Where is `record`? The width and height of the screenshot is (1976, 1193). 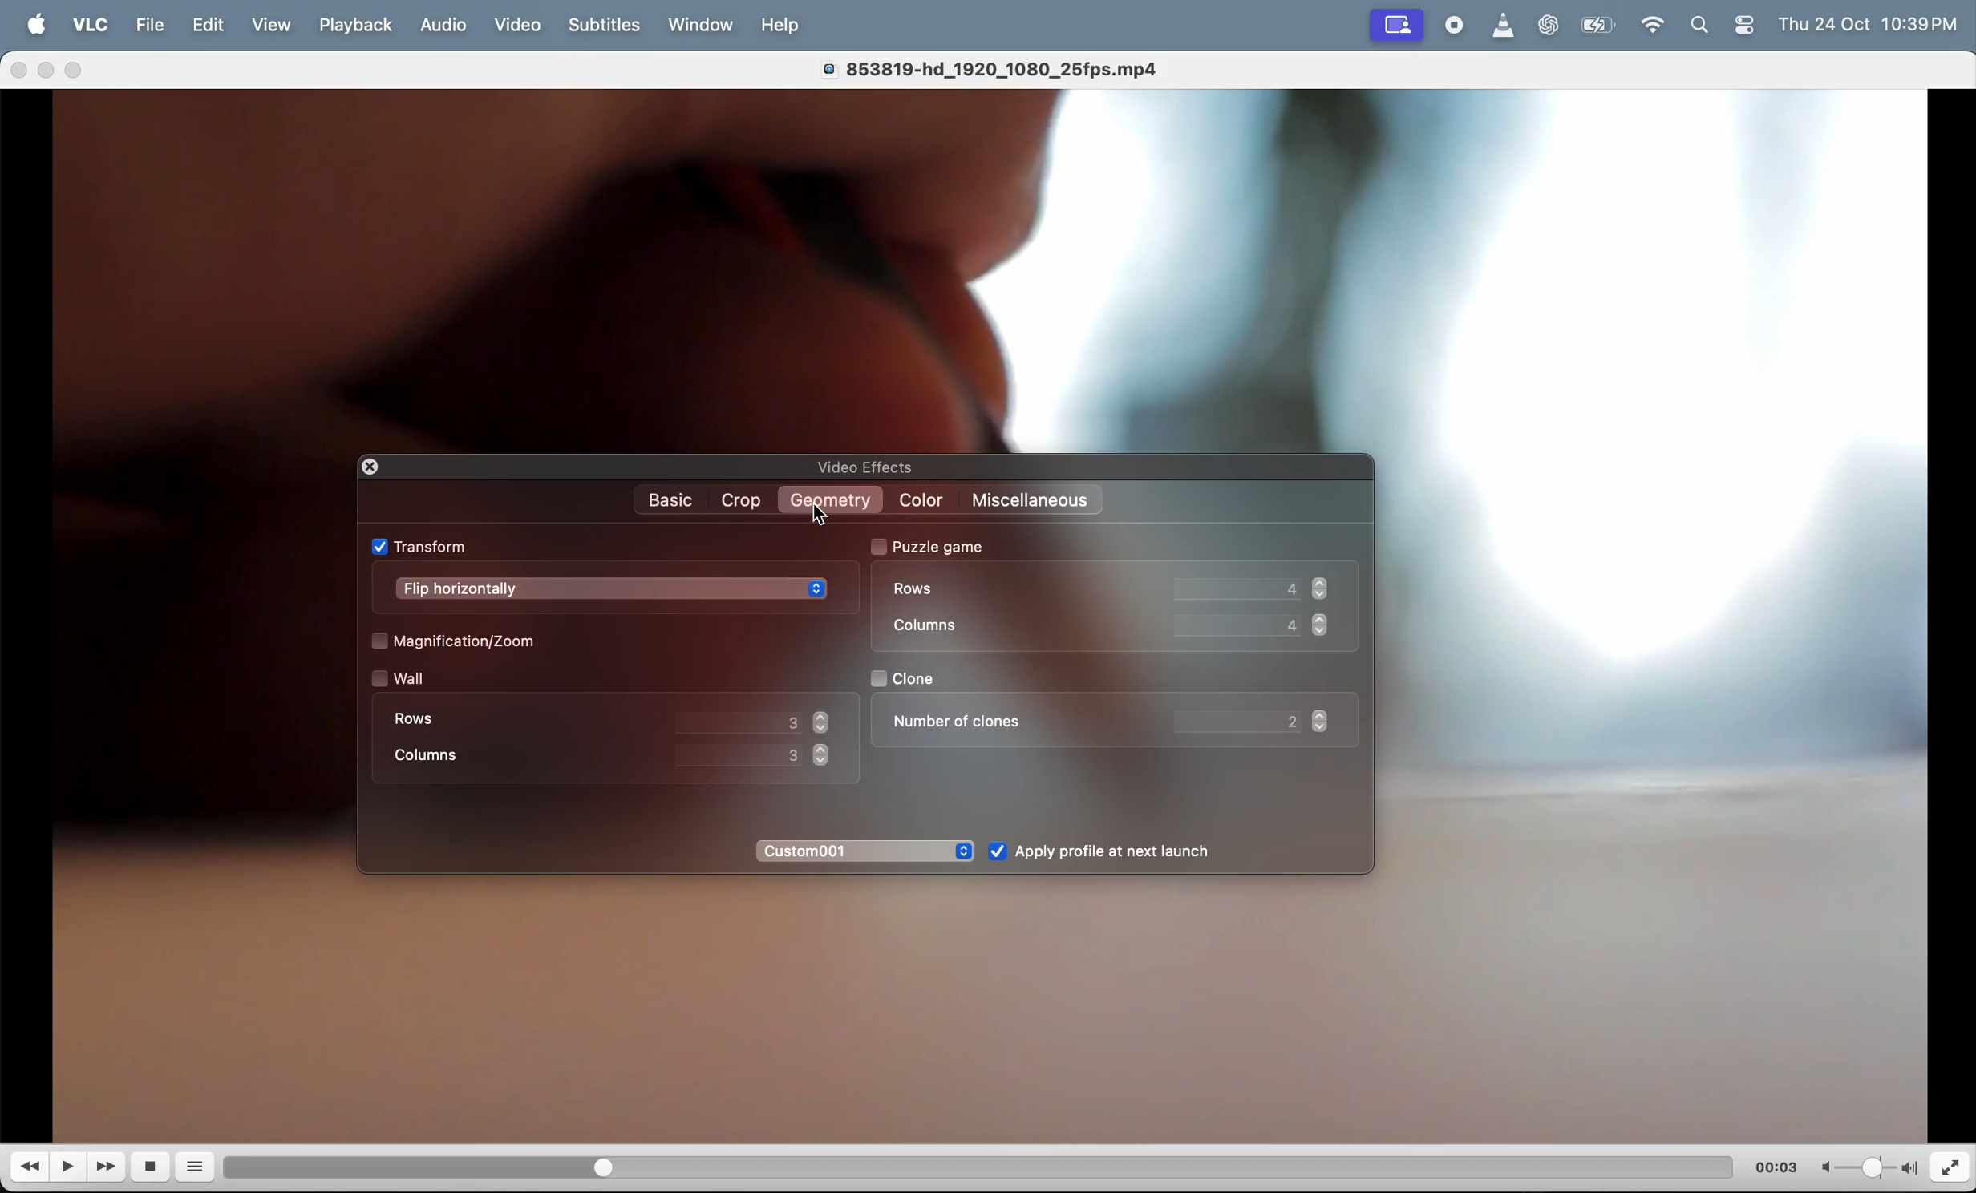
record is located at coordinates (1454, 26).